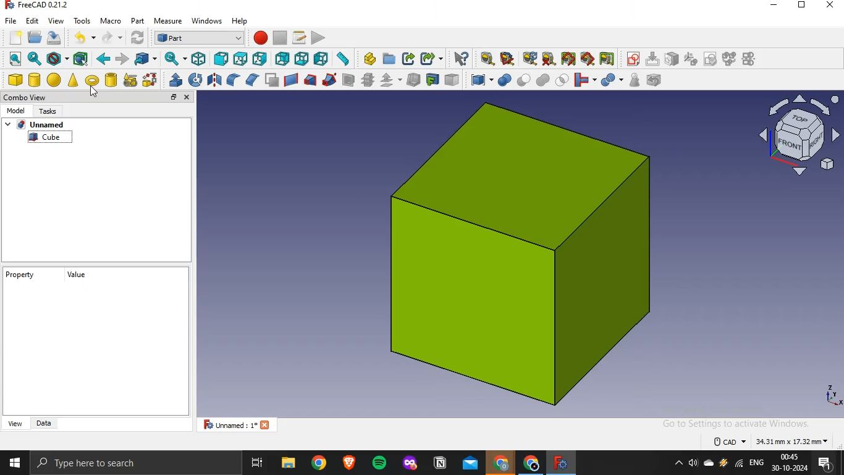  Describe the element at coordinates (53, 111) in the screenshot. I see `tasks` at that location.